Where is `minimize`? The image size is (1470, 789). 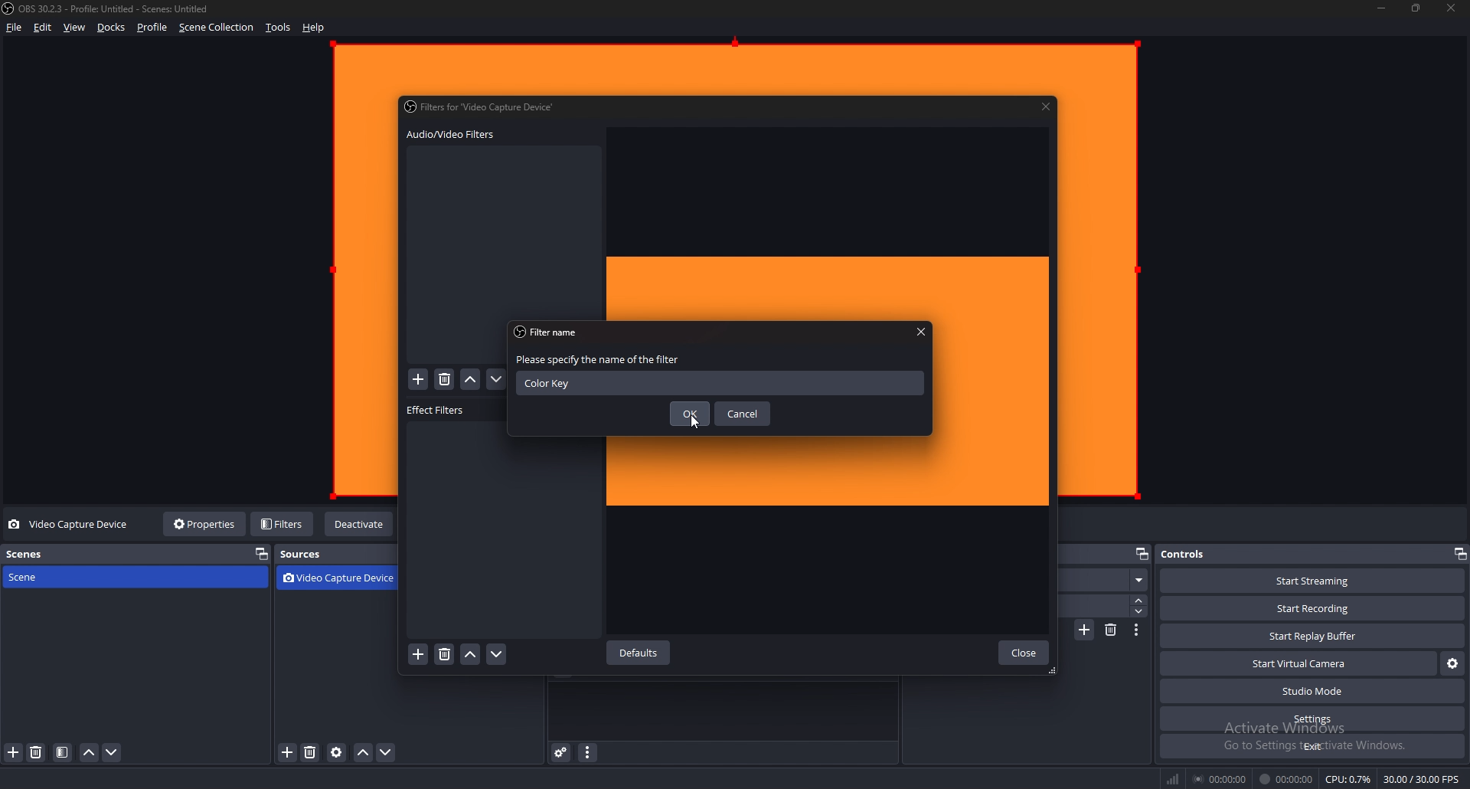
minimize is located at coordinates (1382, 8).